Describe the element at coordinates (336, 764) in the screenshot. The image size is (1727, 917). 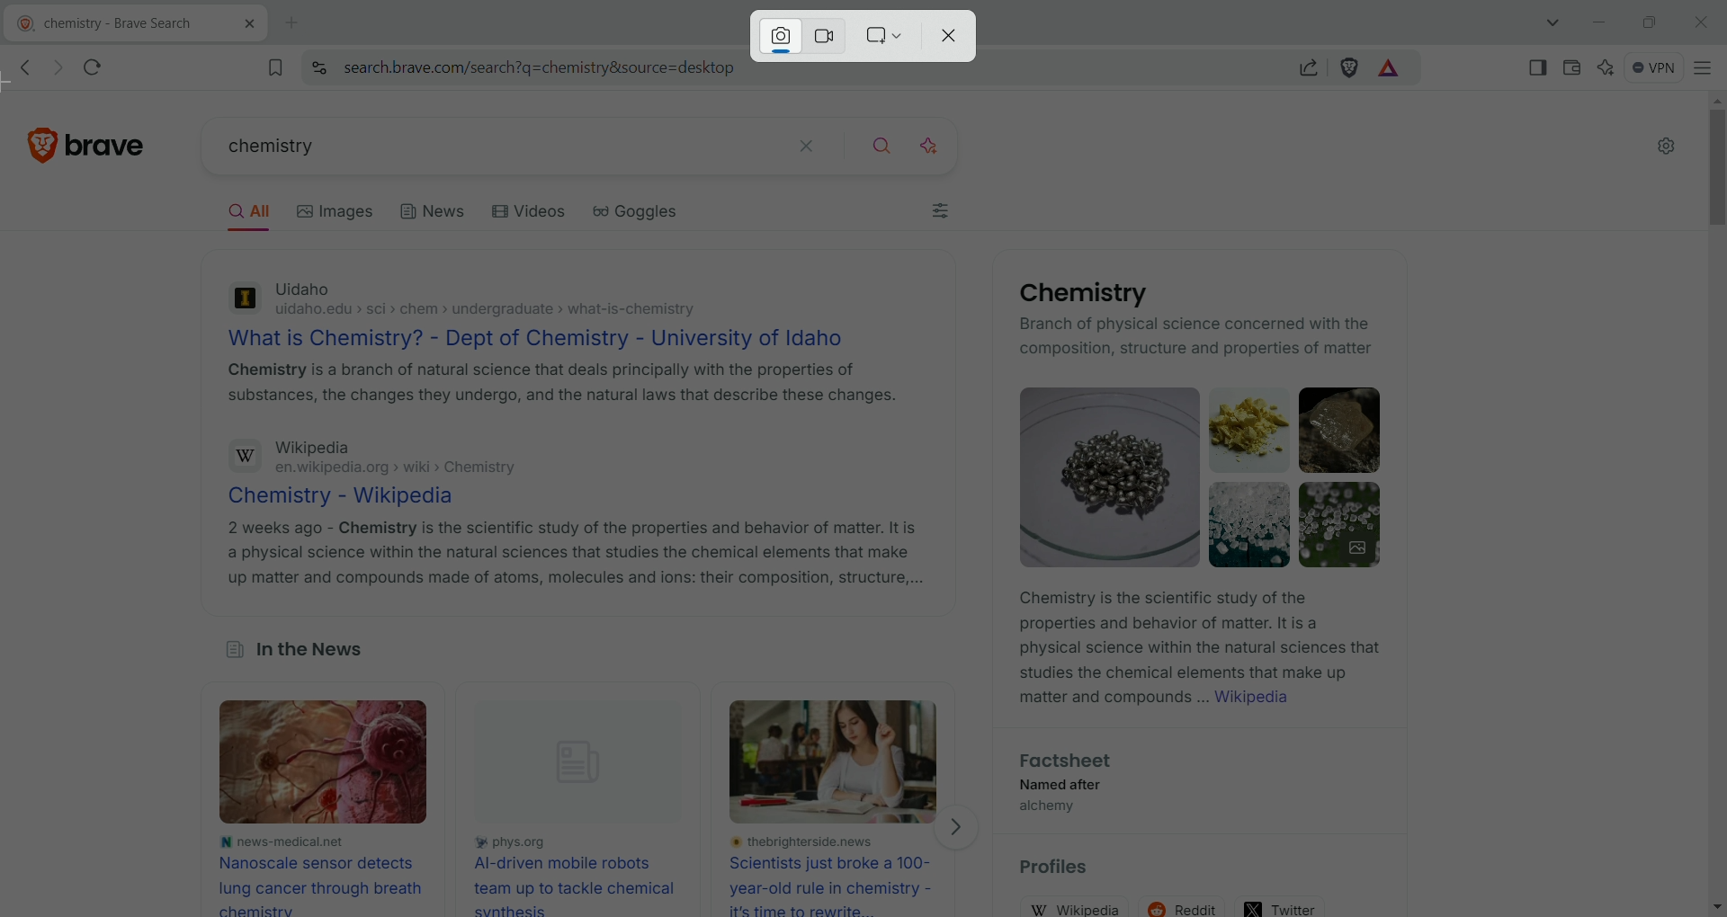
I see `image` at that location.